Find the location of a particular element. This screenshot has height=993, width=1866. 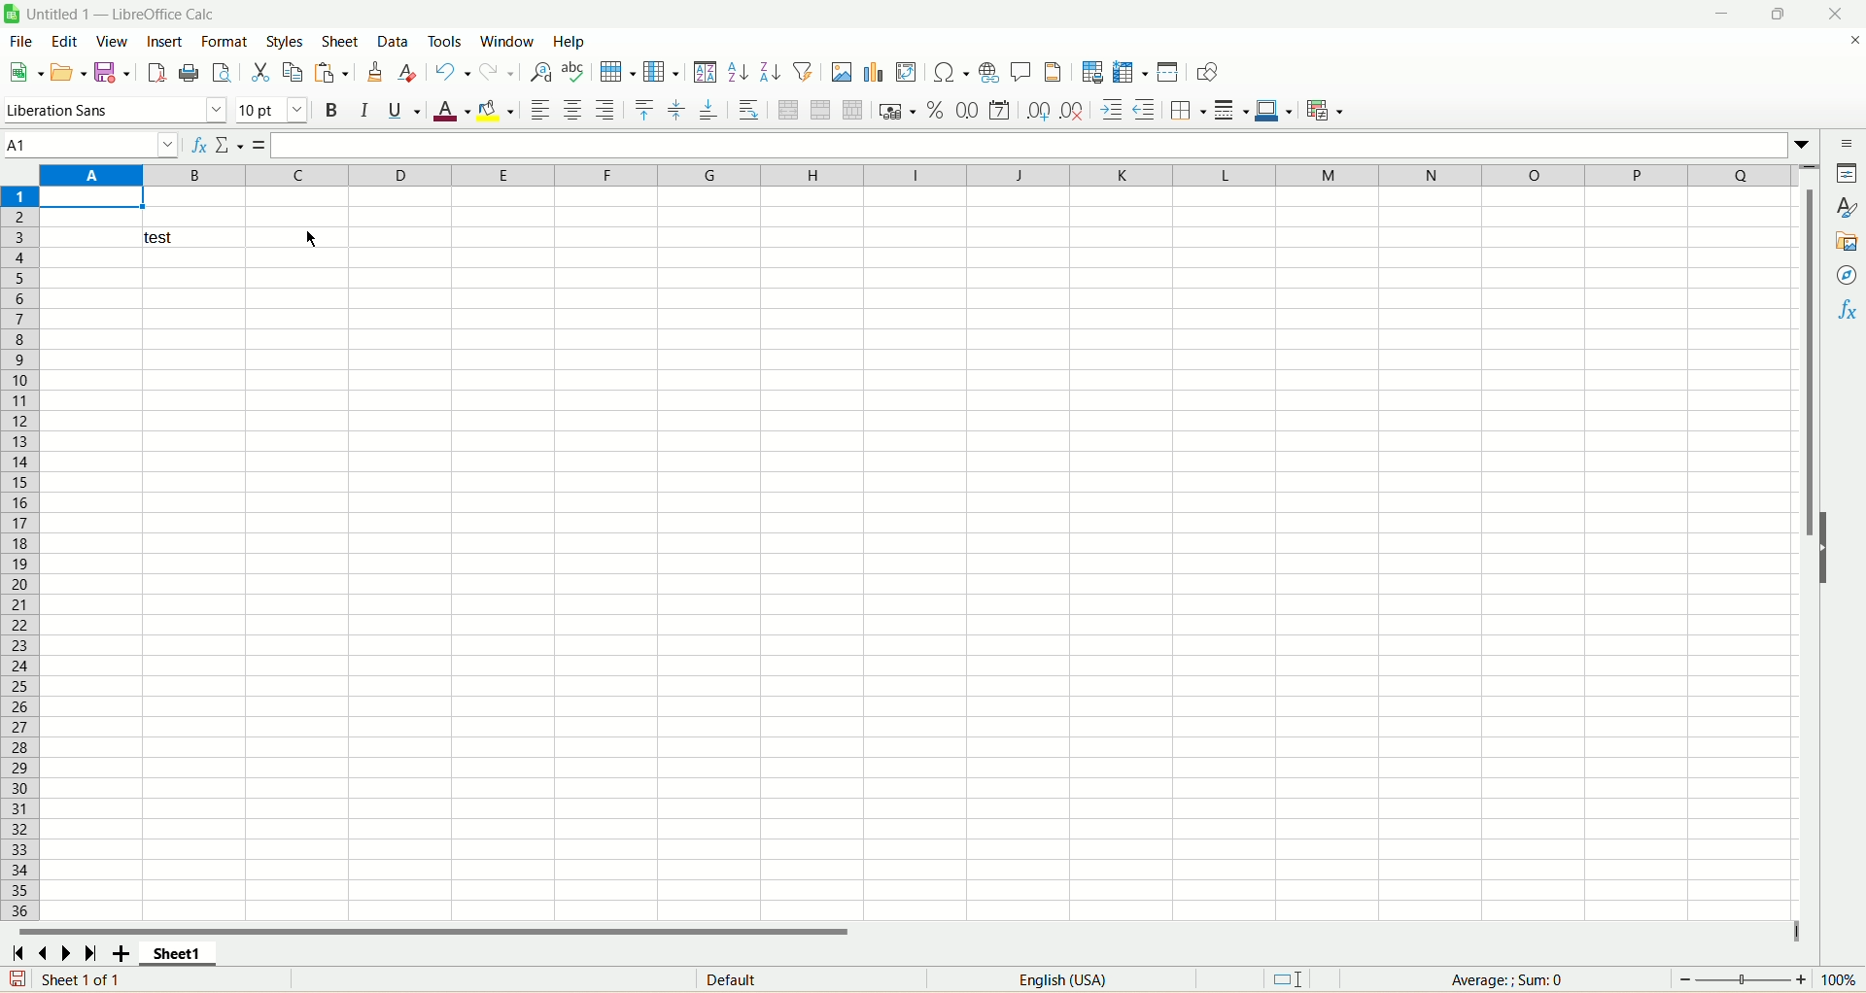

sort ascending is located at coordinates (739, 72).